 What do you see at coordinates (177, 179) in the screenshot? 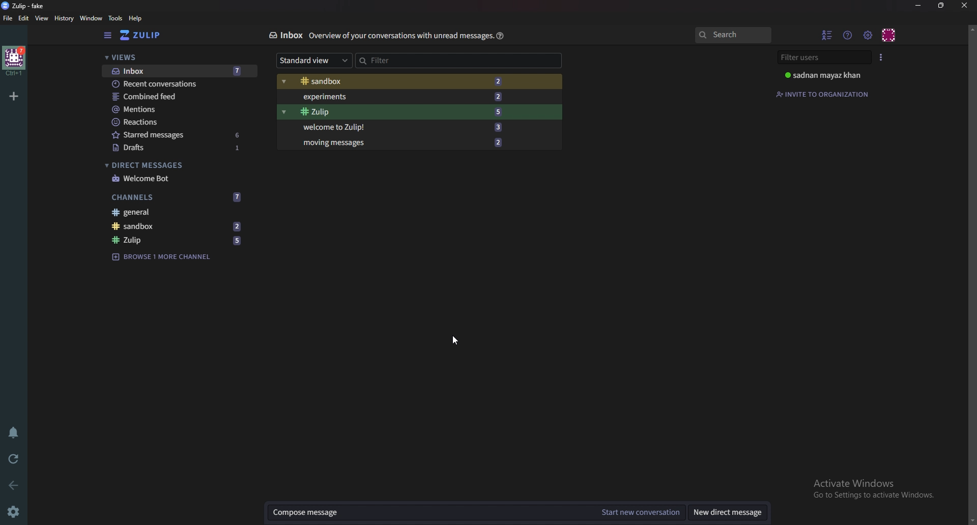
I see `Welcome bot` at bounding box center [177, 179].